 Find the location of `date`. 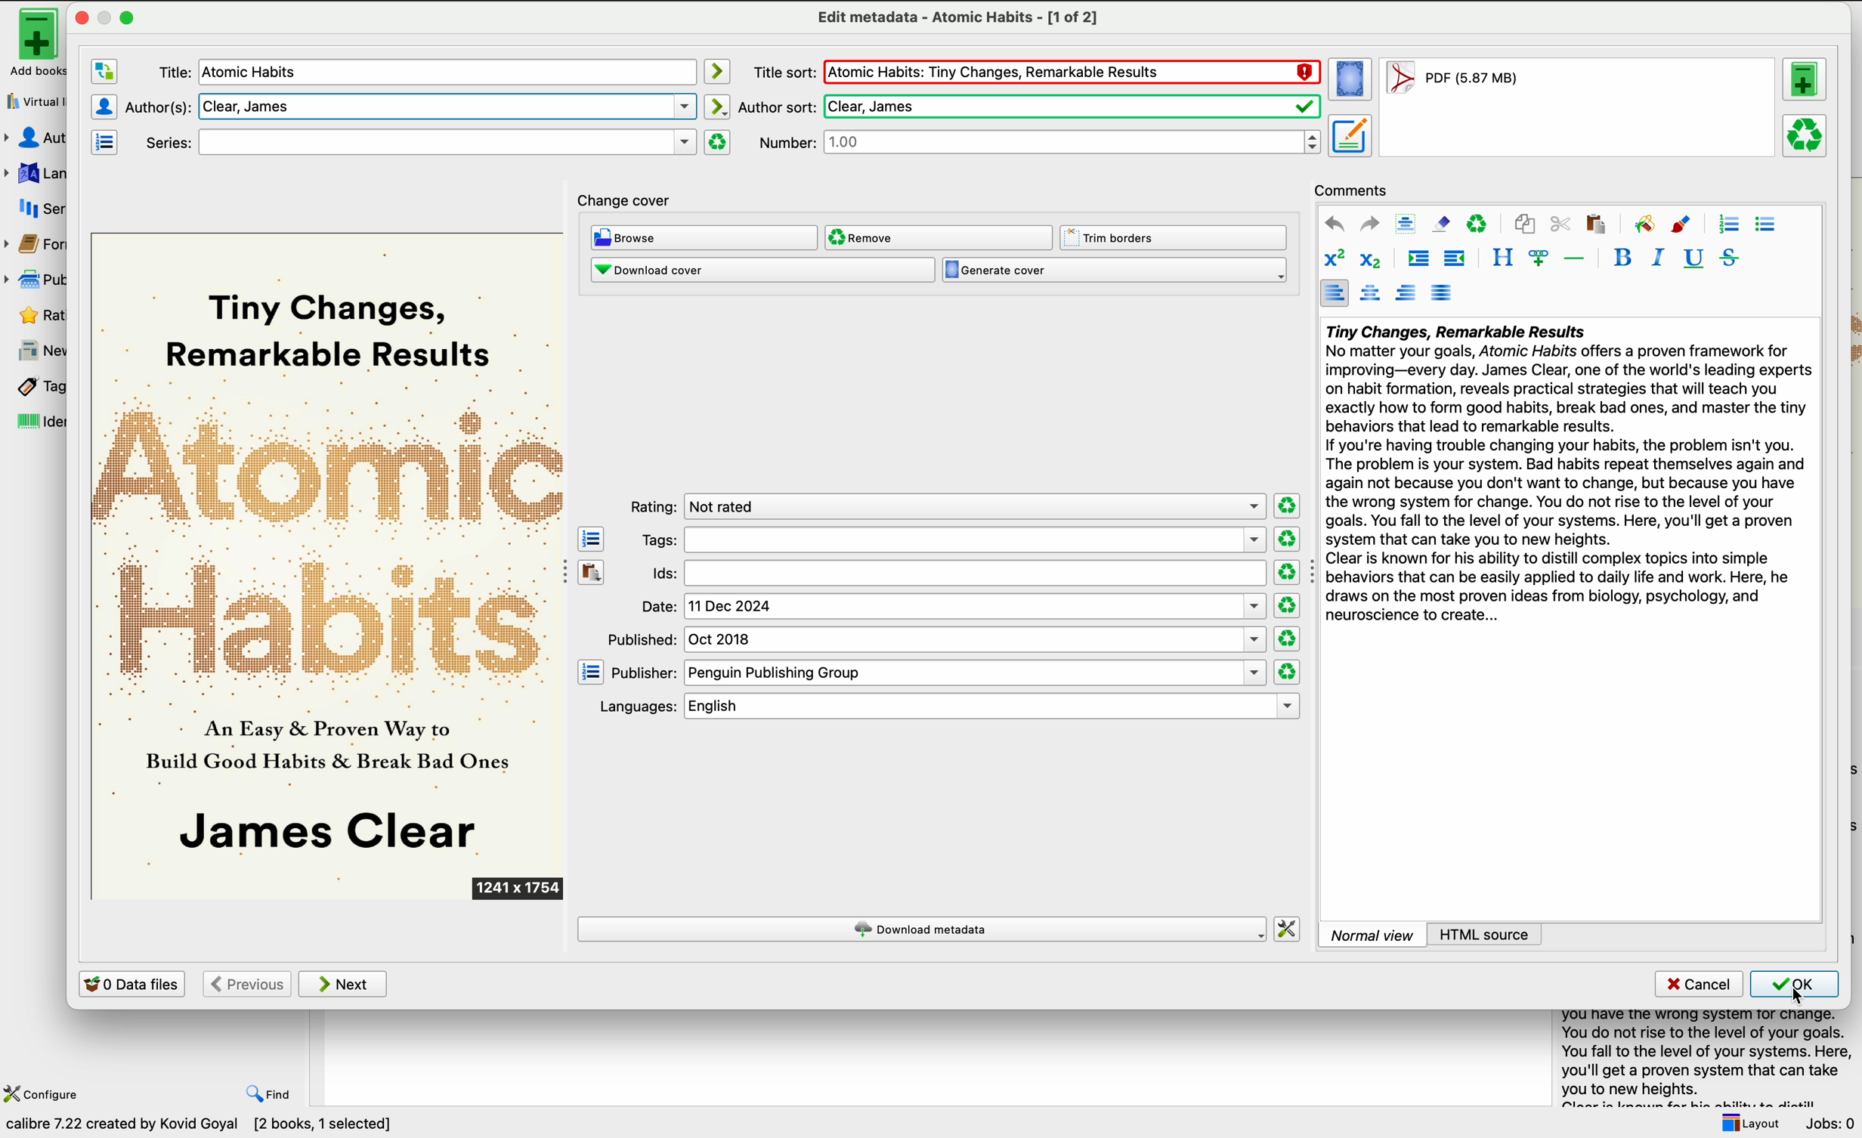

date is located at coordinates (953, 607).